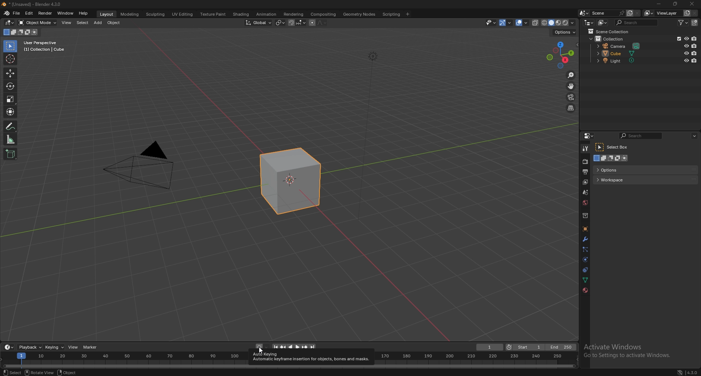 This screenshot has width=701, height=376. I want to click on object mode, so click(38, 23).